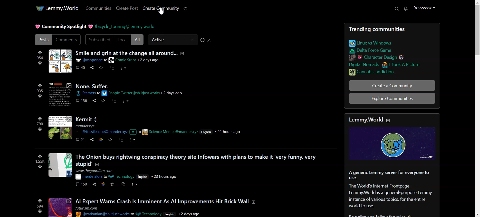  I want to click on downvote, so click(40, 129).